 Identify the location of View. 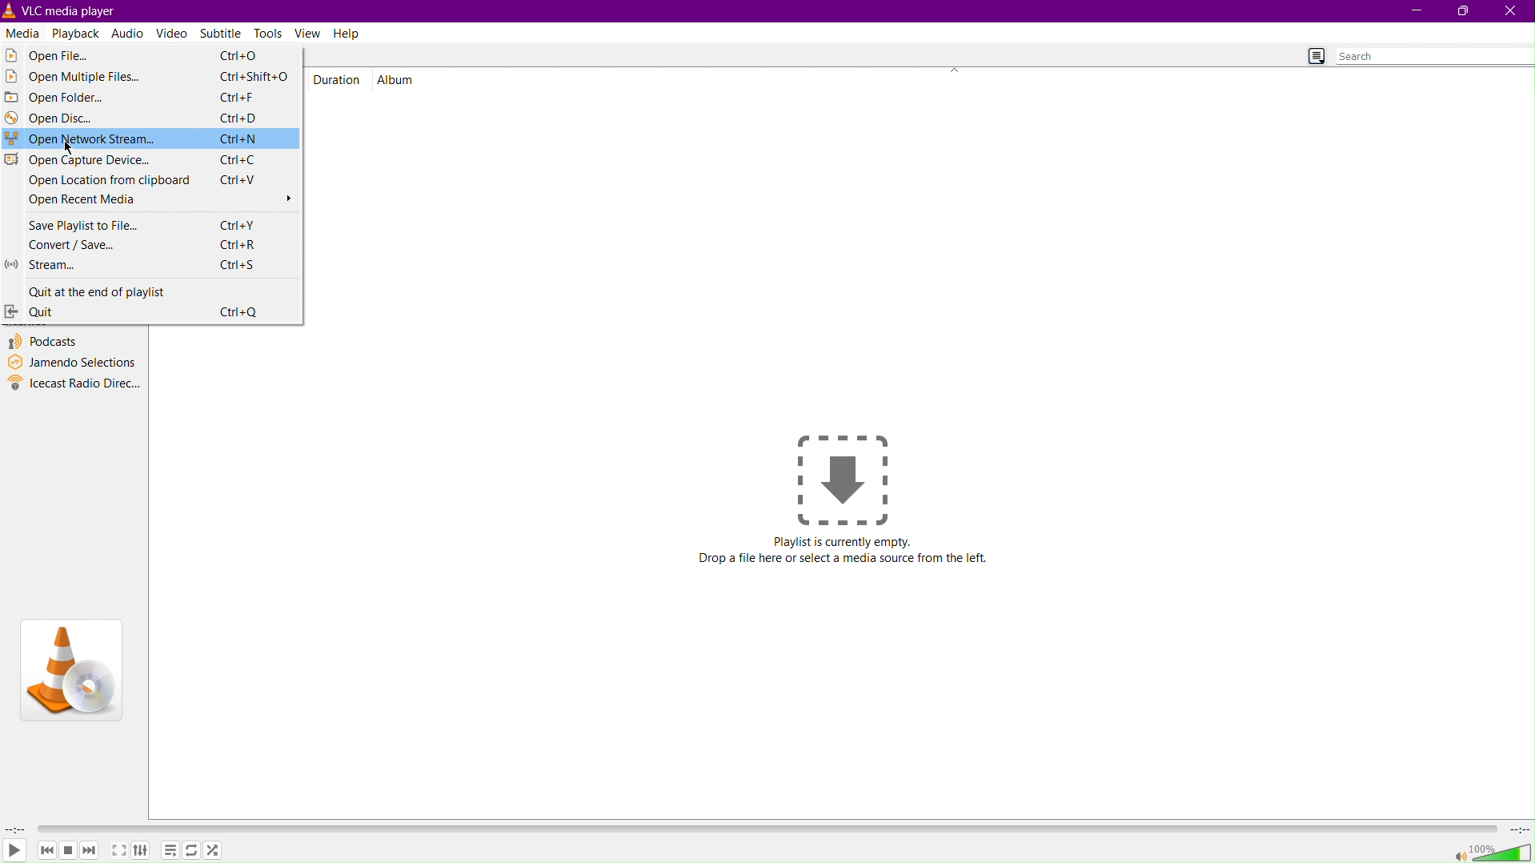
(307, 34).